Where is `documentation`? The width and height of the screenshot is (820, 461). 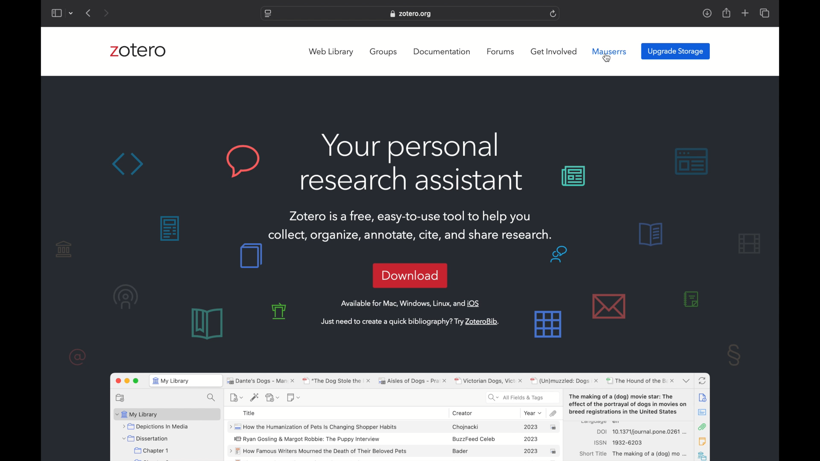 documentation is located at coordinates (442, 52).